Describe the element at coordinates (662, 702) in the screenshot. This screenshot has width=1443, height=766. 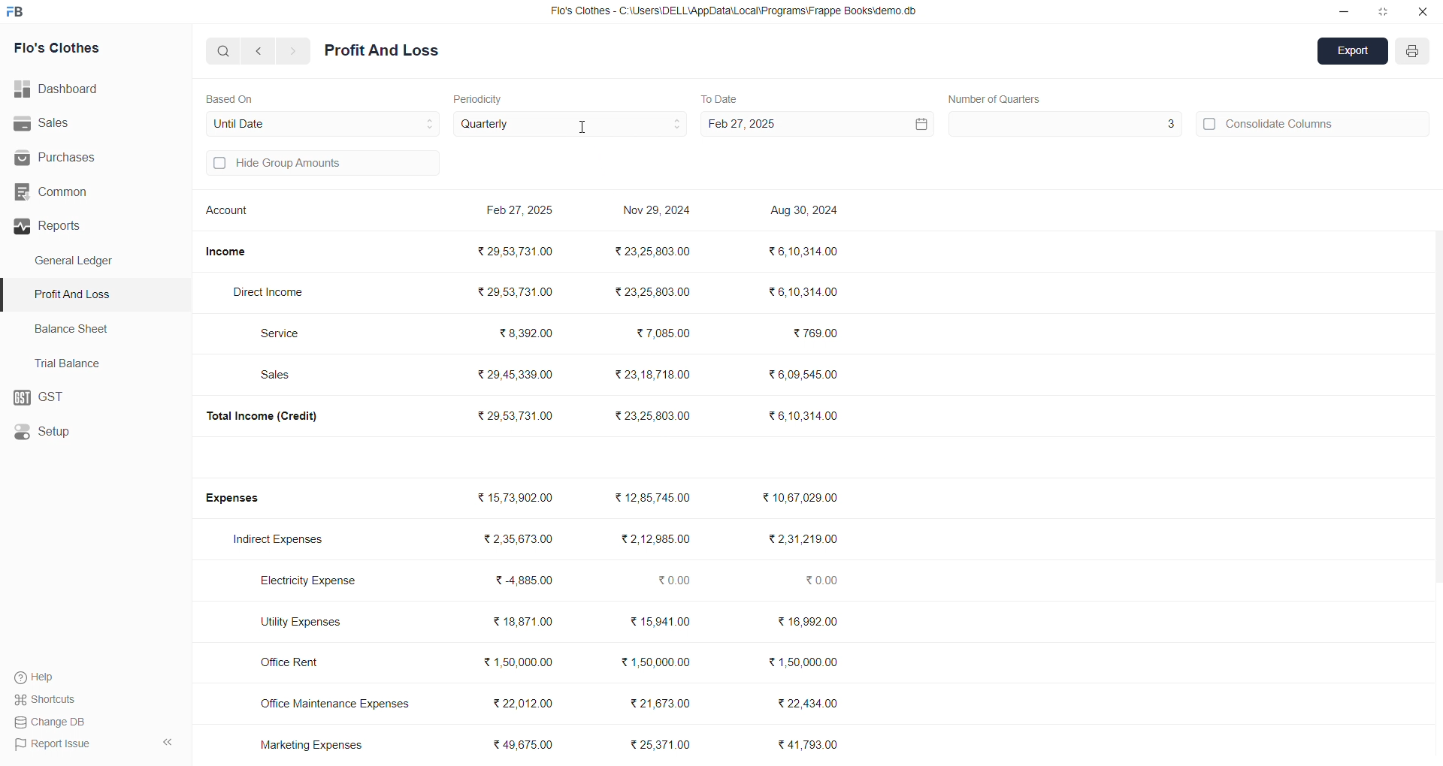
I see `₹21,673.00` at that location.